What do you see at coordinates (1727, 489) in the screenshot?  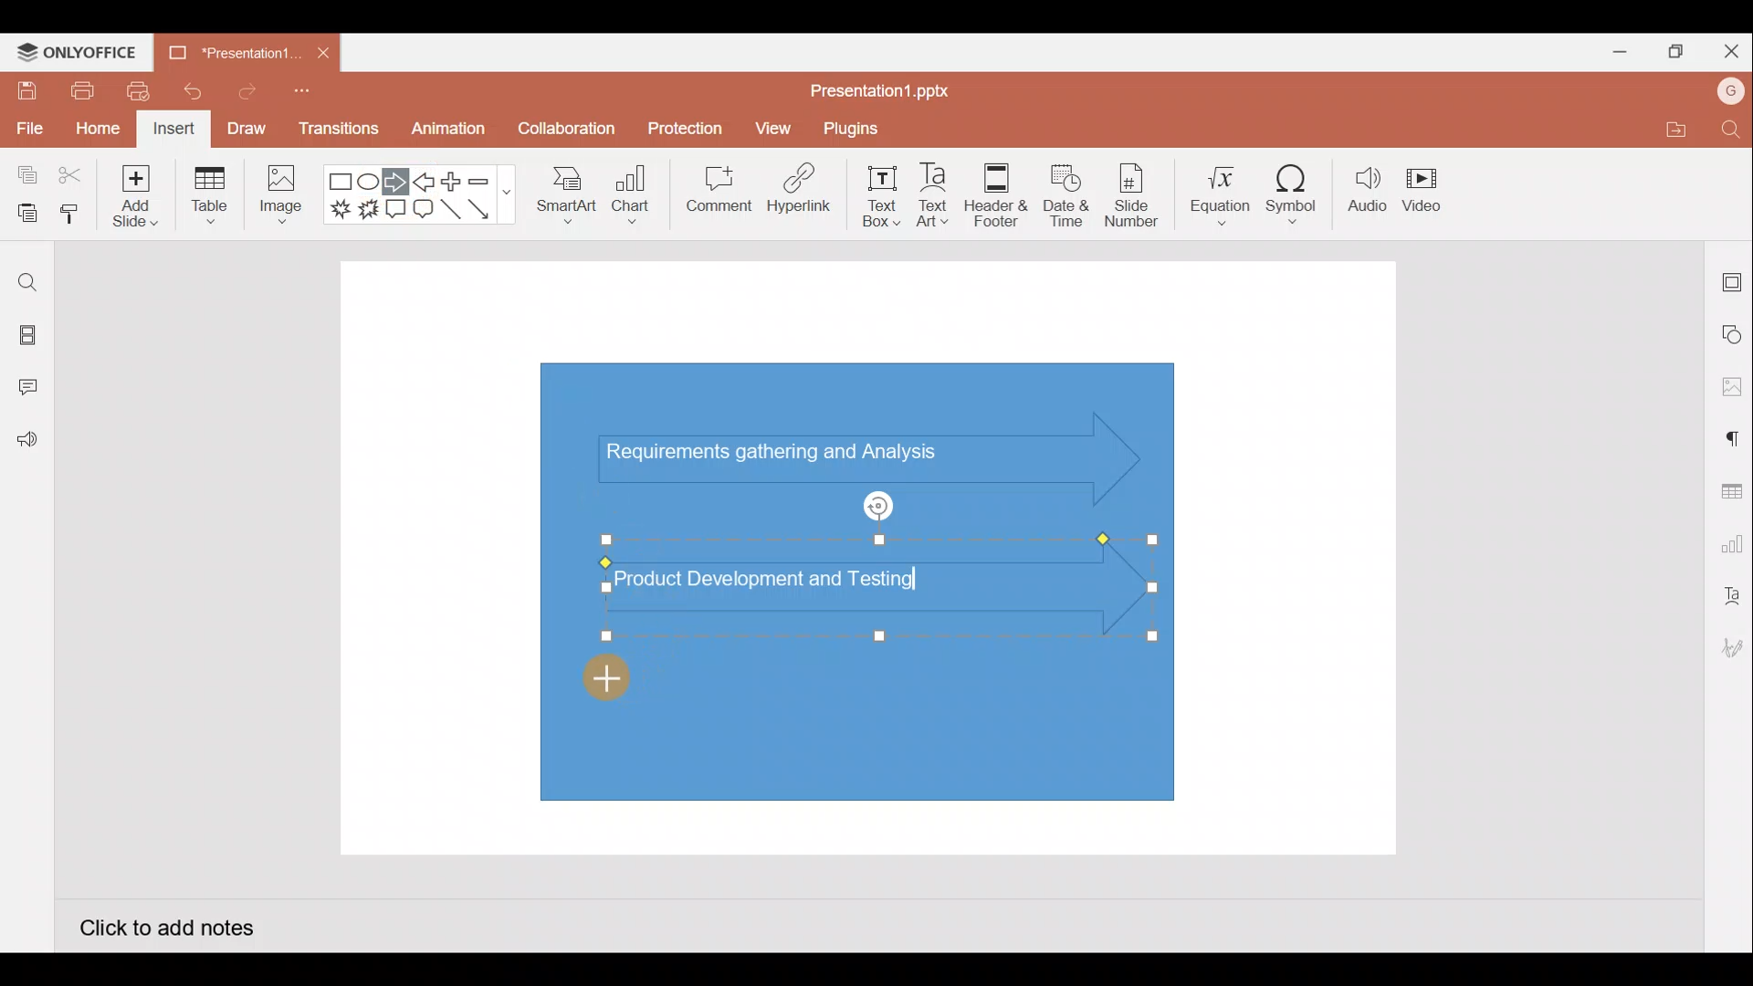 I see `Table settings` at bounding box center [1727, 489].